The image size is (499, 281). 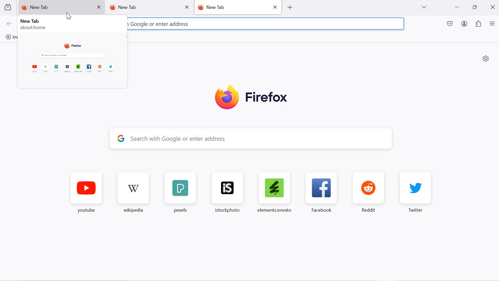 I want to click on close, so click(x=276, y=7).